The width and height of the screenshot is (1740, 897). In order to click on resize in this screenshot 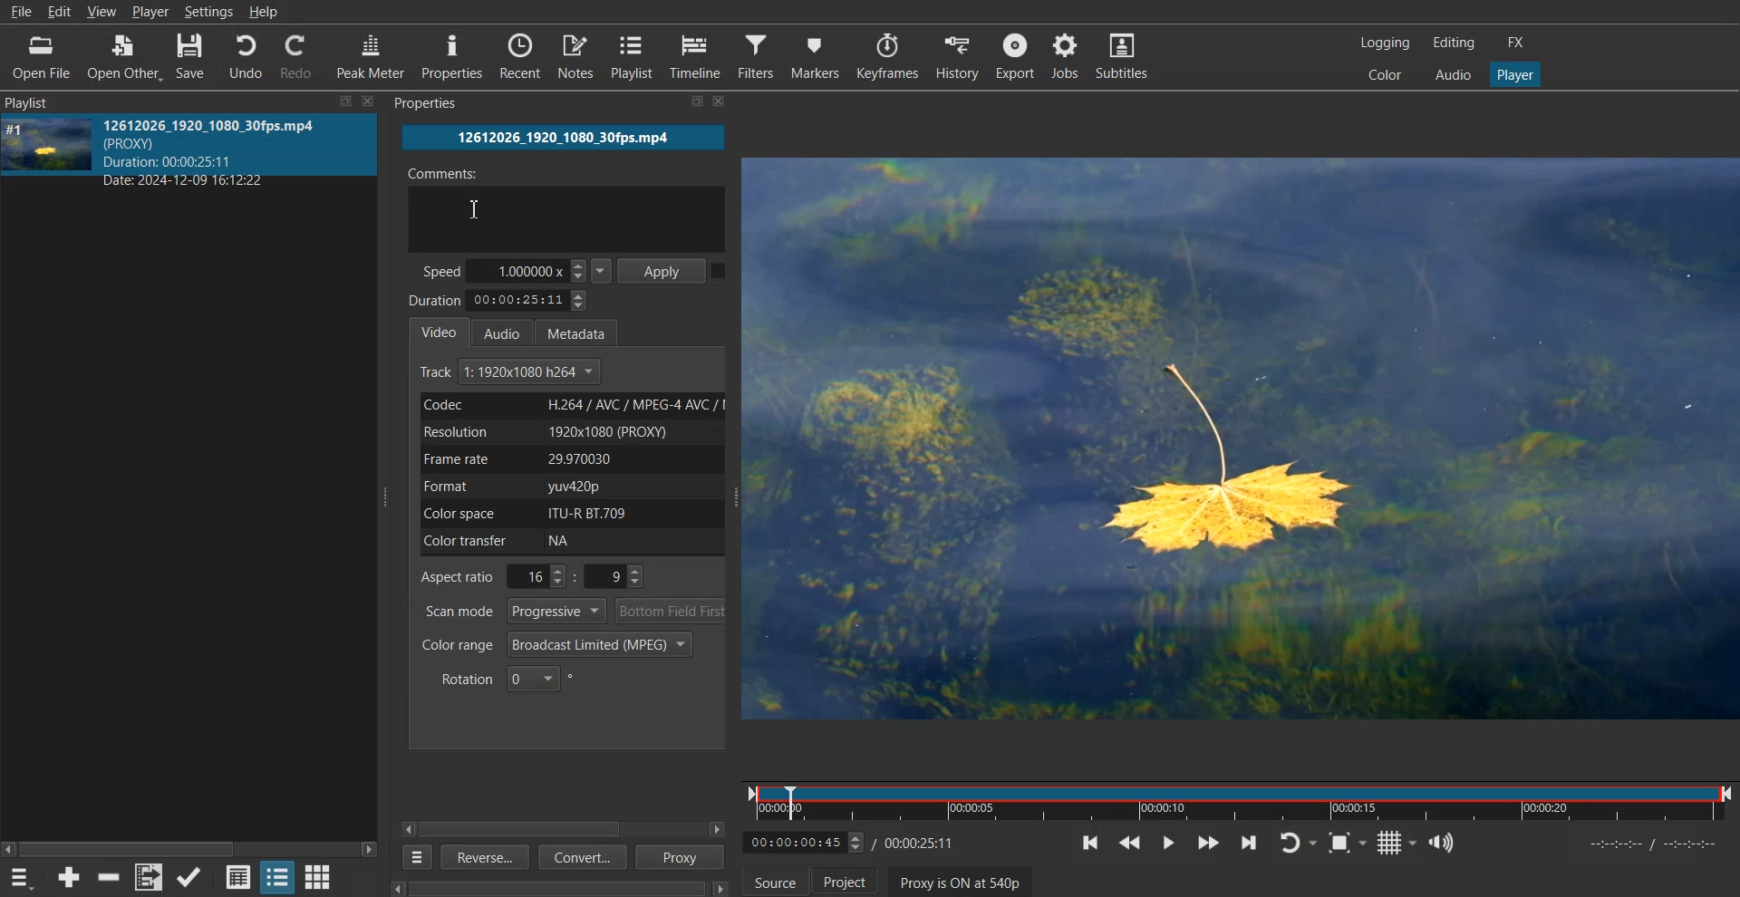, I will do `click(684, 104)`.